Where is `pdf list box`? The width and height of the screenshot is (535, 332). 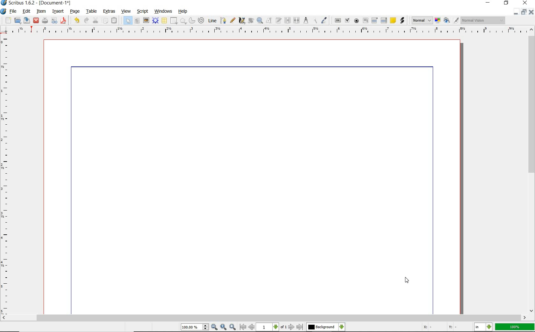
pdf list box is located at coordinates (383, 20).